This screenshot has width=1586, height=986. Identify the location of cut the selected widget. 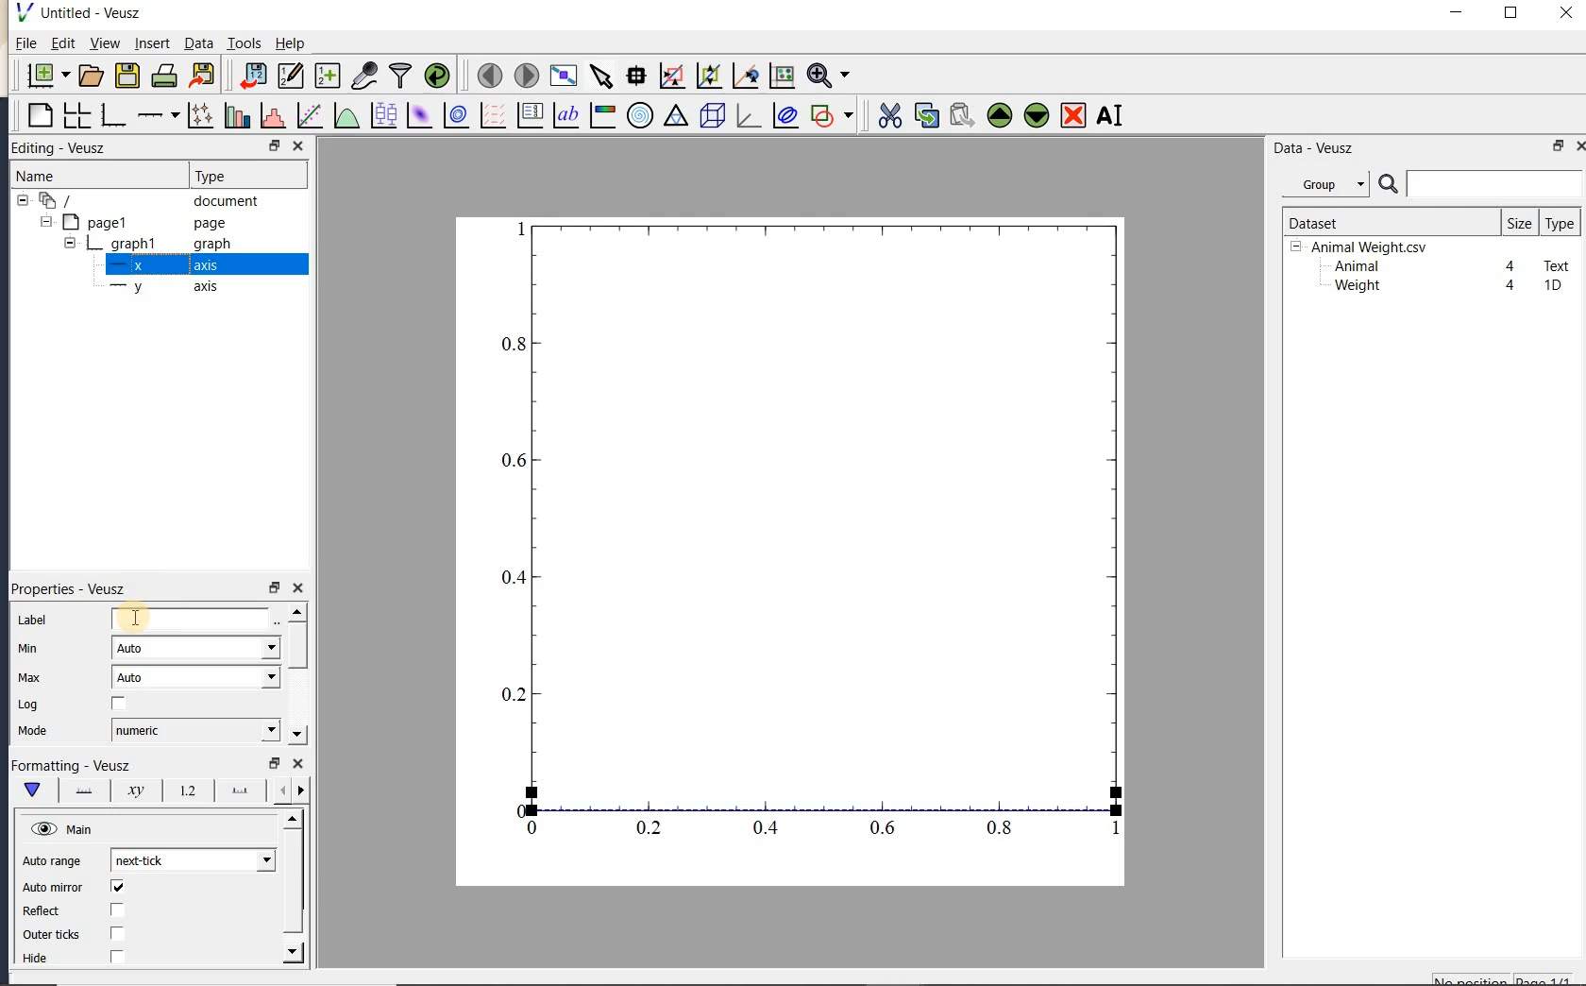
(888, 116).